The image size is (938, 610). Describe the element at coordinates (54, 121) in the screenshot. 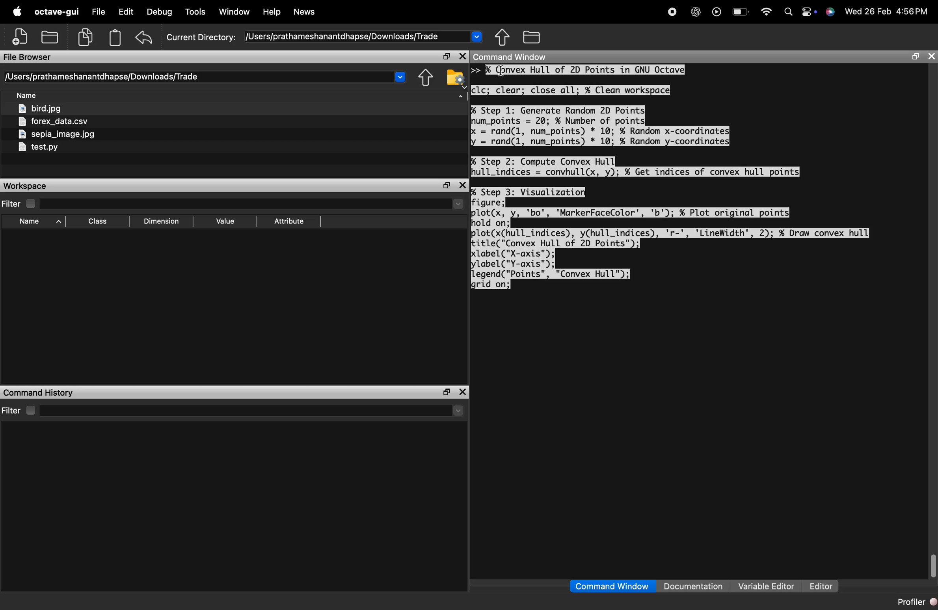

I see `forex_data.csv` at that location.